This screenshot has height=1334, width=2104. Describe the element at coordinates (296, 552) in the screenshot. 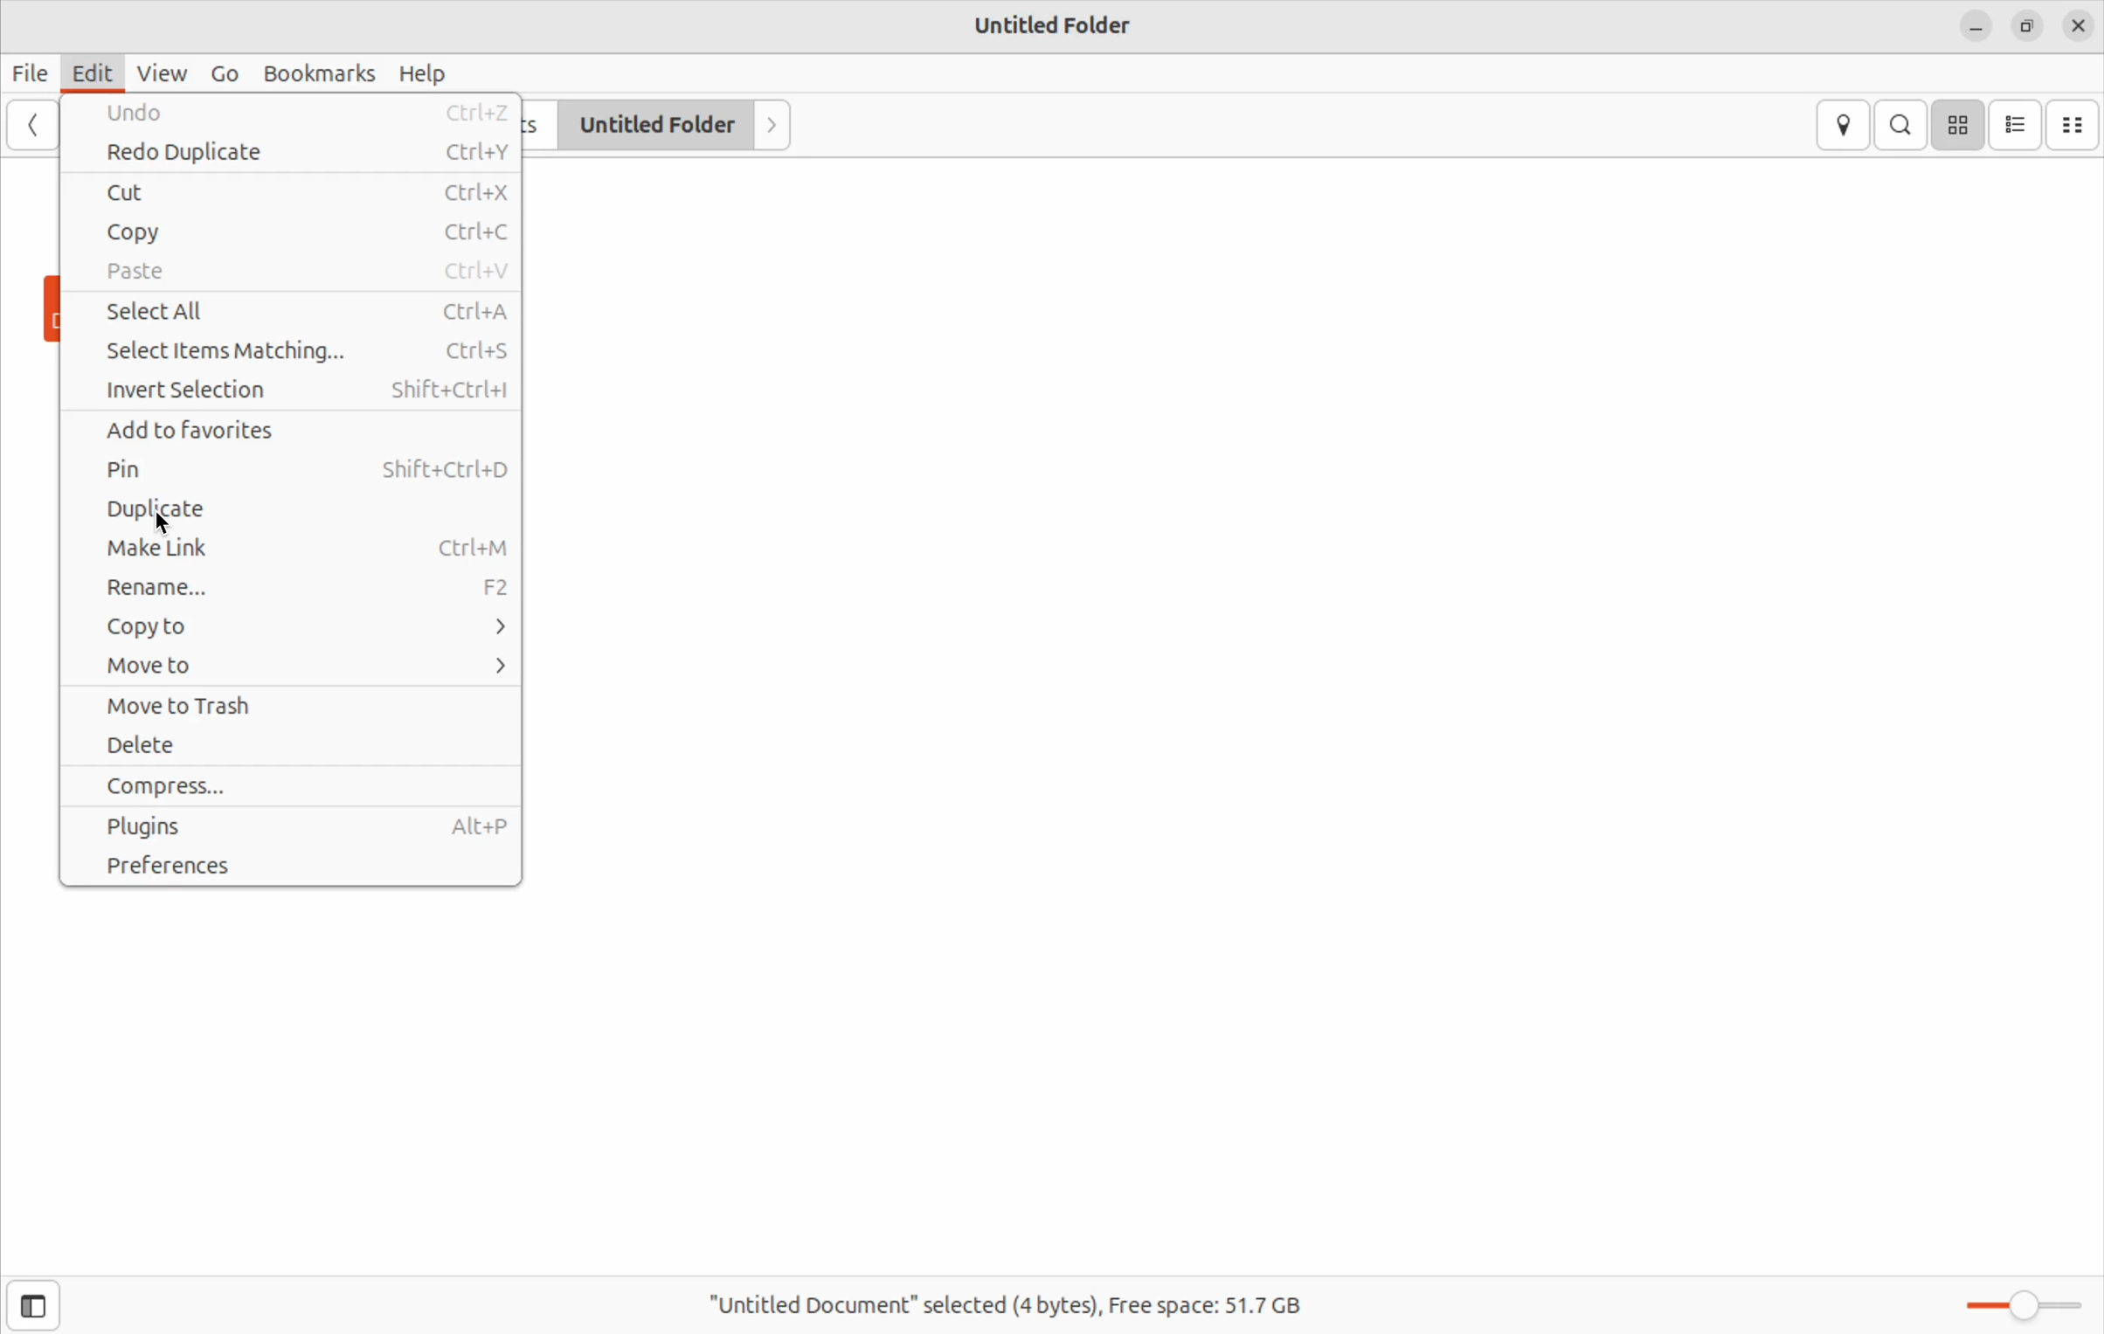

I see `Make Link` at that location.